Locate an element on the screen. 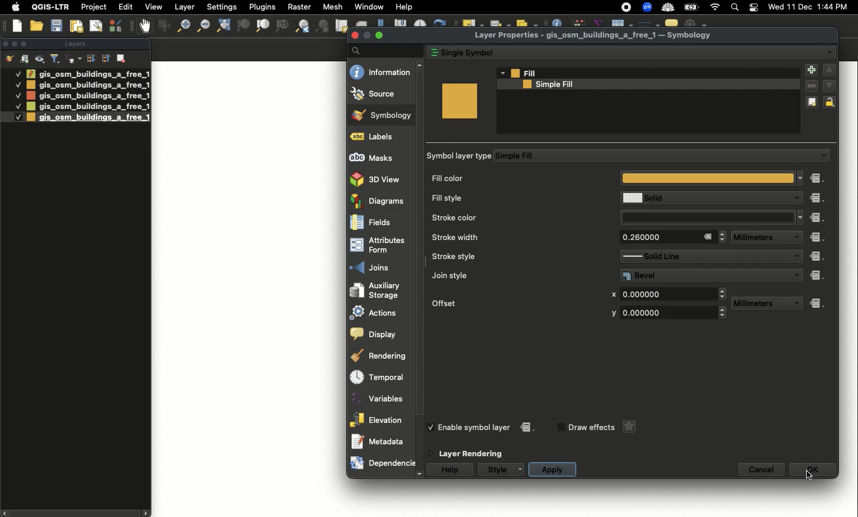 The height and width of the screenshot is (517, 858). Save is located at coordinates (57, 26).